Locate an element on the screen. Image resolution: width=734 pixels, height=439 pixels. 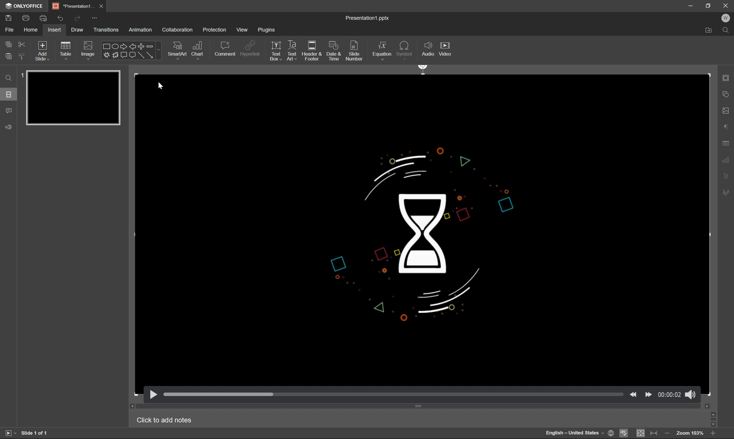
draw is located at coordinates (78, 29).